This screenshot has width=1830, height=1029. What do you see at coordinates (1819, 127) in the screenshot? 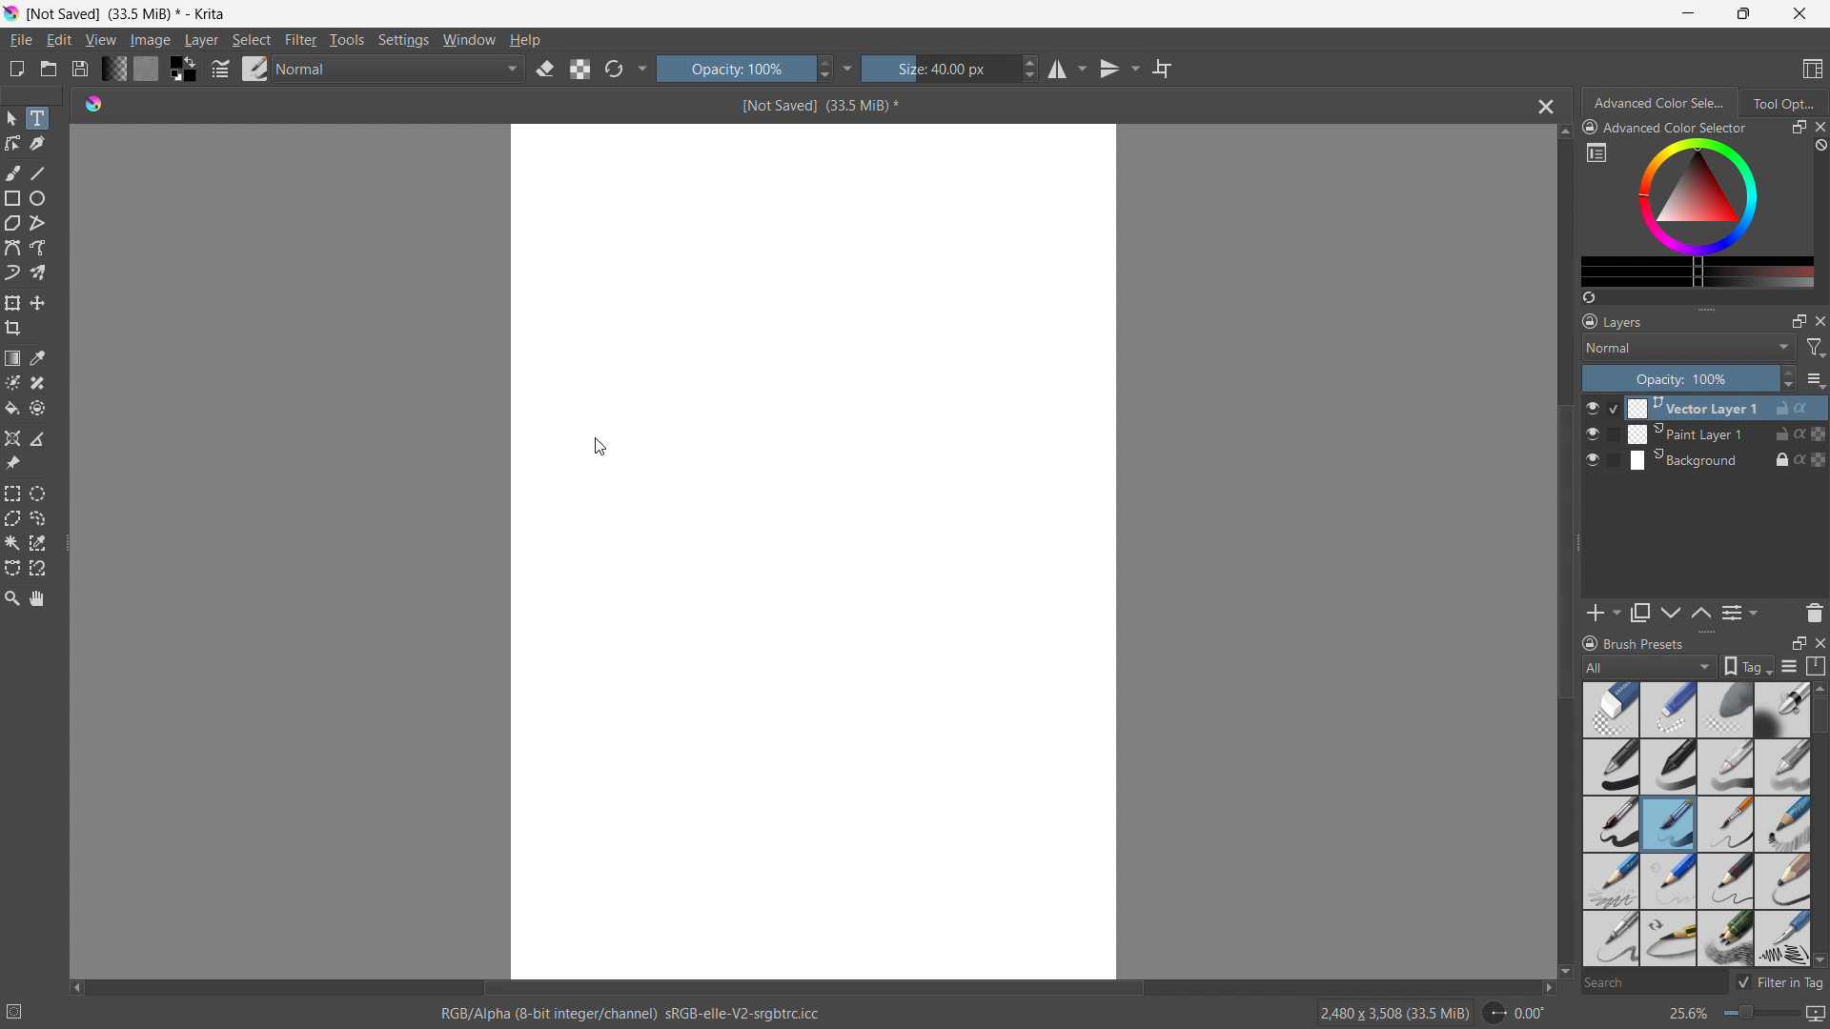
I see `close` at bounding box center [1819, 127].